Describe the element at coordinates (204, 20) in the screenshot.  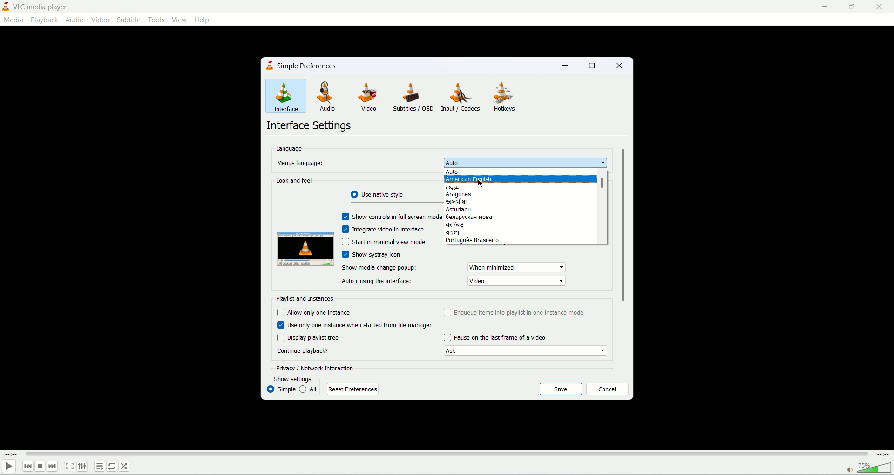
I see `help` at that location.